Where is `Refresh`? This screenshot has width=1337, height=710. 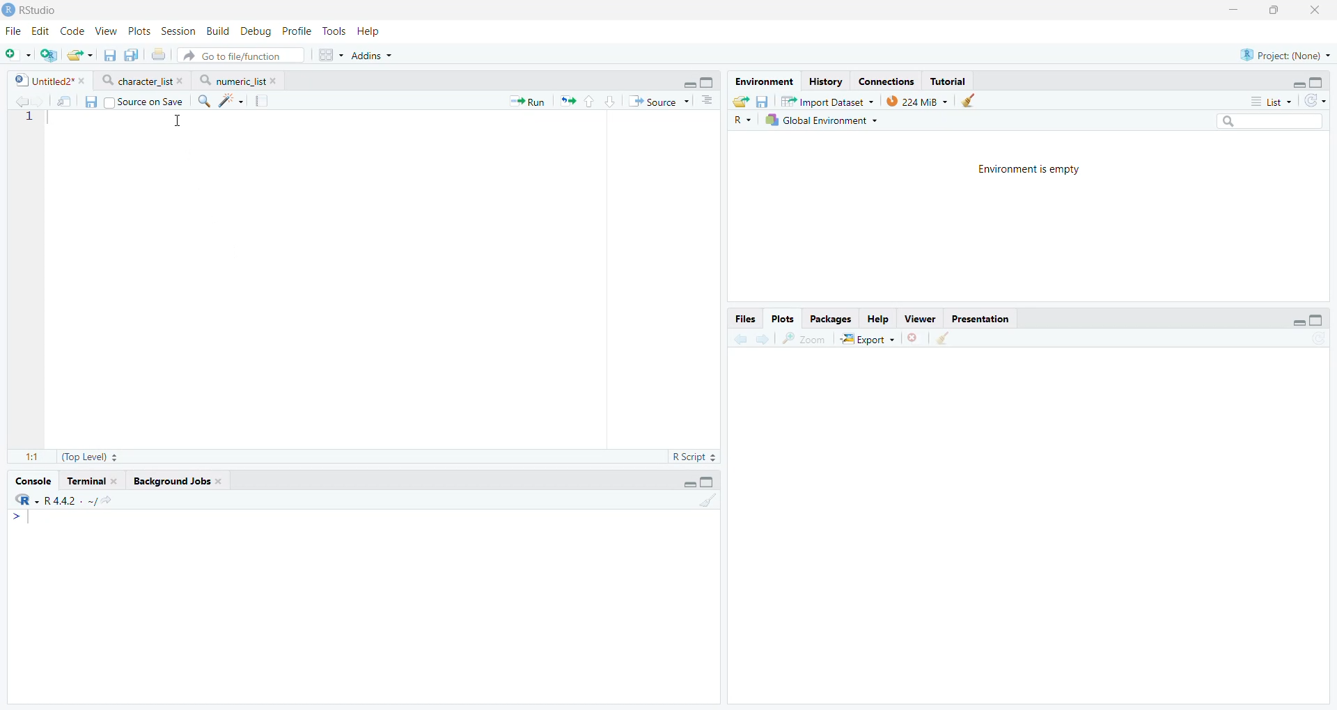 Refresh is located at coordinates (1315, 100).